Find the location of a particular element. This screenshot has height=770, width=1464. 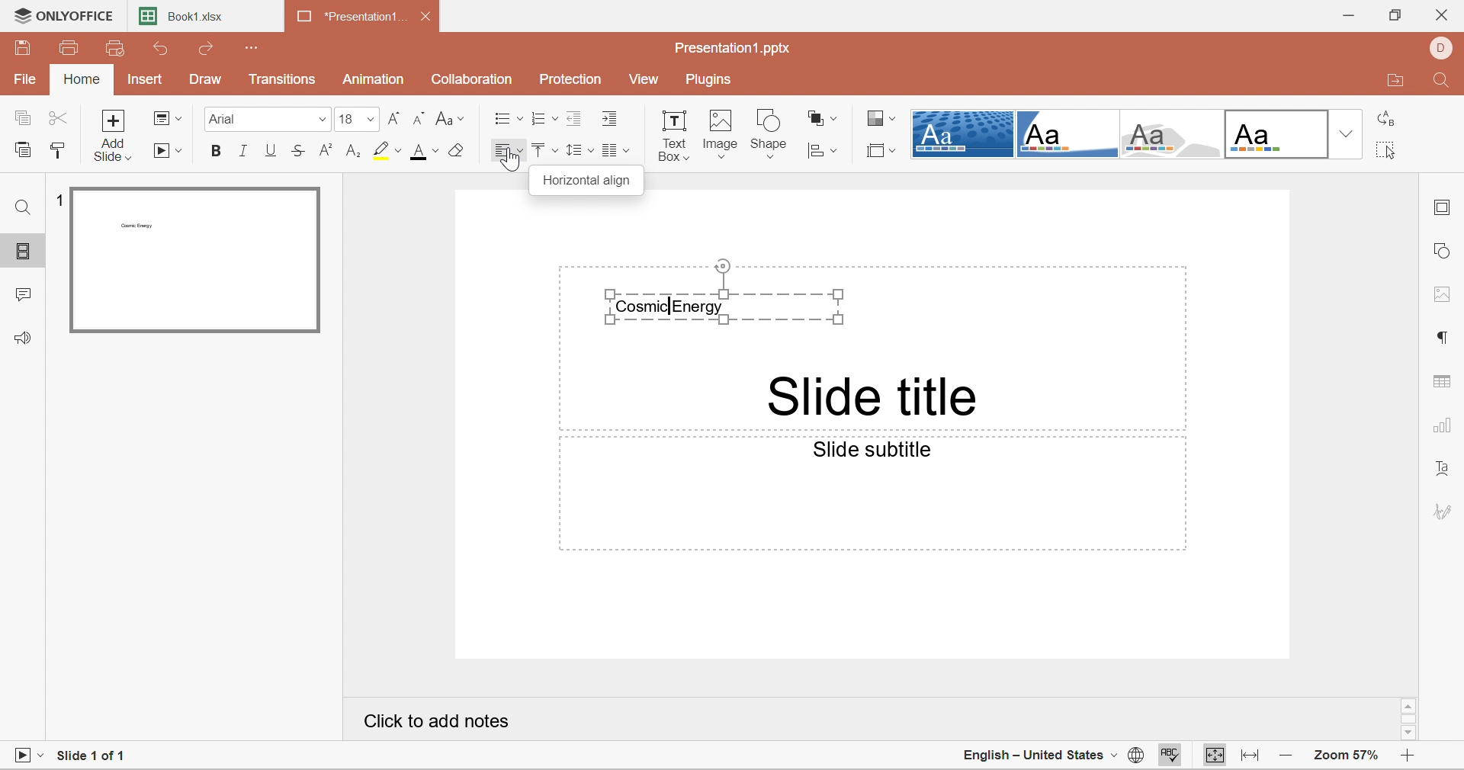

Slide subtitle is located at coordinates (877, 451).